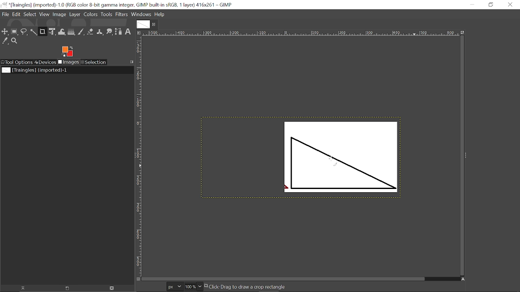  I want to click on File, so click(6, 14).